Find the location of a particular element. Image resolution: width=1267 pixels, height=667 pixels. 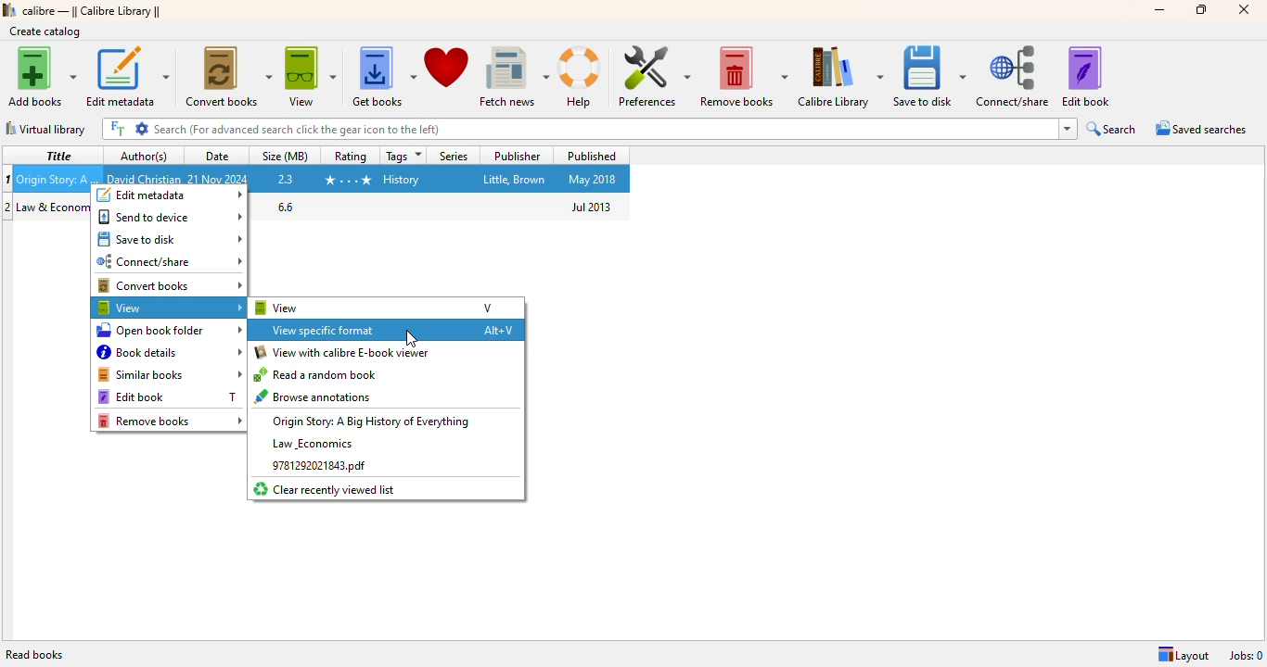

search is located at coordinates (604, 129).